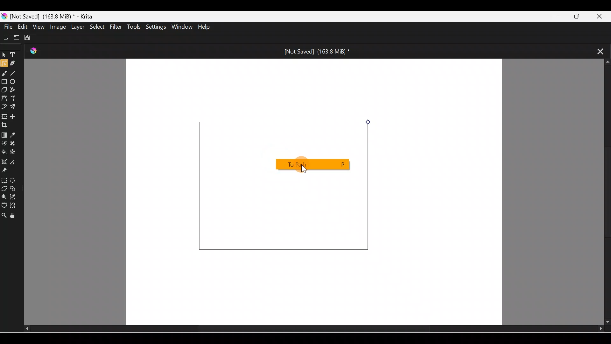  Describe the element at coordinates (38, 26) in the screenshot. I see `View` at that location.